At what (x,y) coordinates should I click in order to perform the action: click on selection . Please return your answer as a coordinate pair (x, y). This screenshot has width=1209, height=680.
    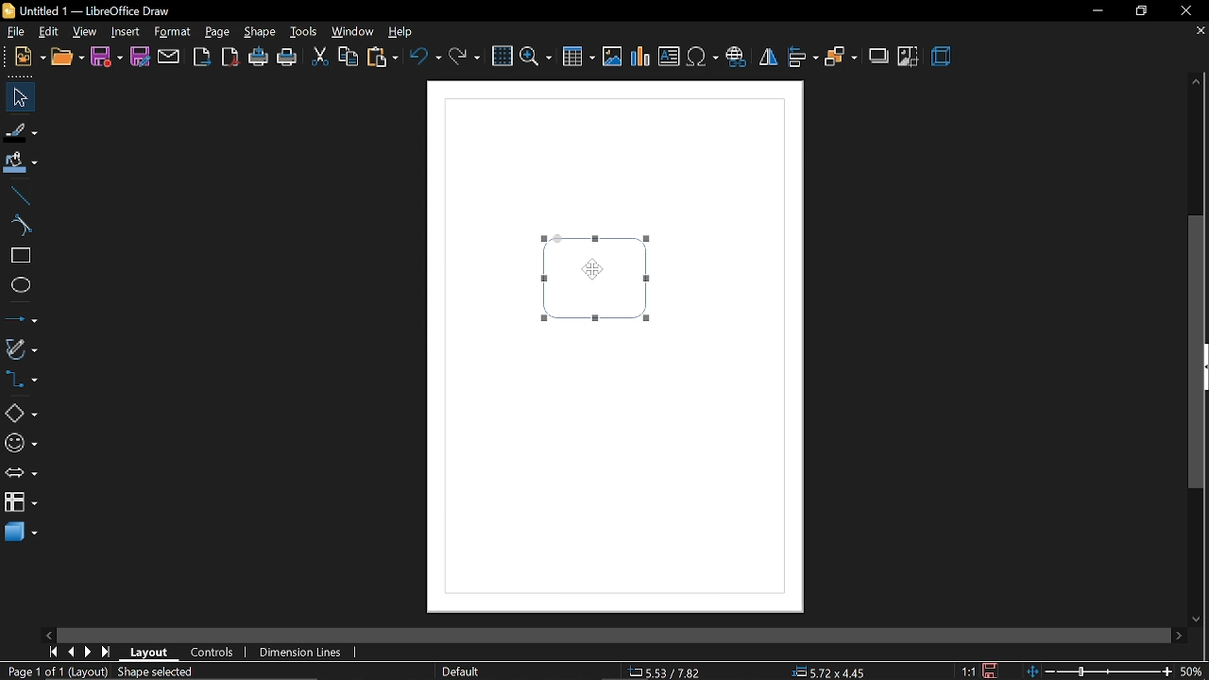
    Looking at the image, I should click on (162, 673).